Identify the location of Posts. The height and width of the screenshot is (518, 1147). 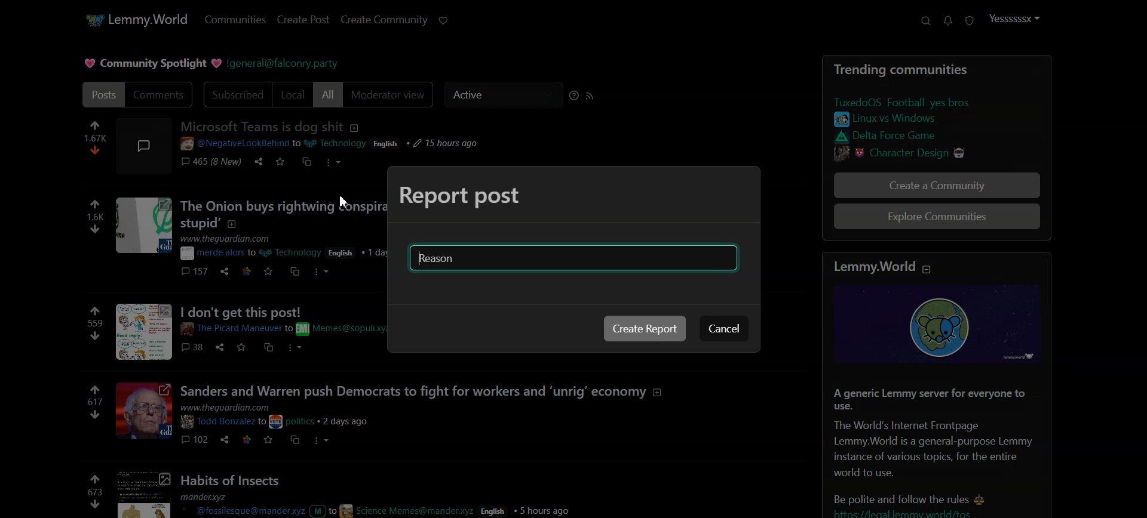
(487, 494).